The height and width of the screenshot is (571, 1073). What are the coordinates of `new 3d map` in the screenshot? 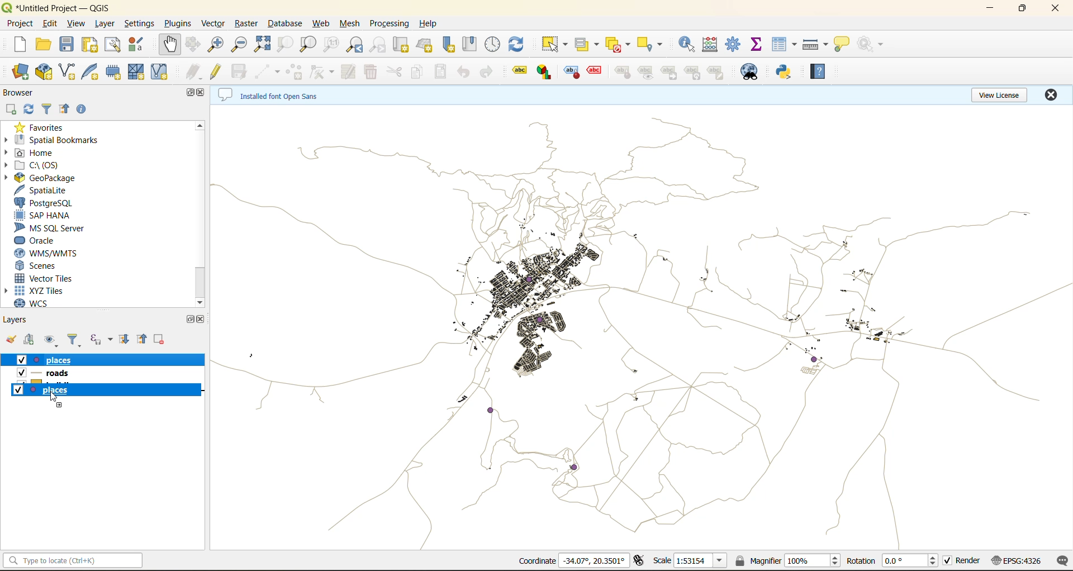 It's located at (426, 42).